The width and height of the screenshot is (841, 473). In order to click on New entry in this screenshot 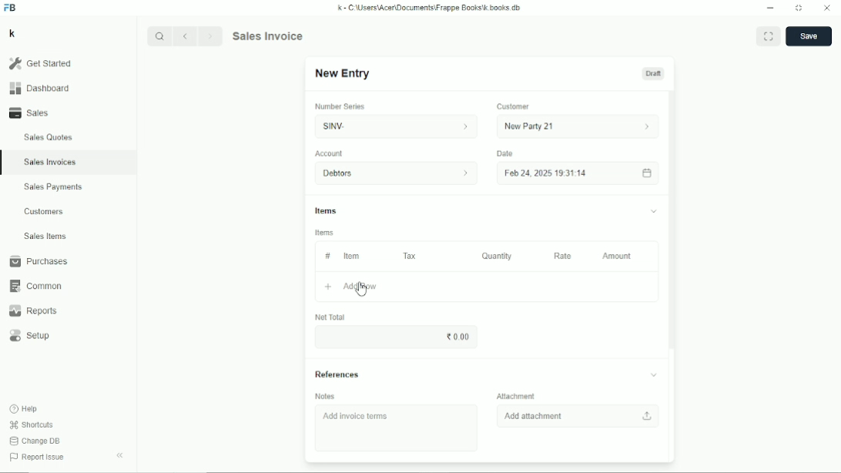, I will do `click(343, 74)`.